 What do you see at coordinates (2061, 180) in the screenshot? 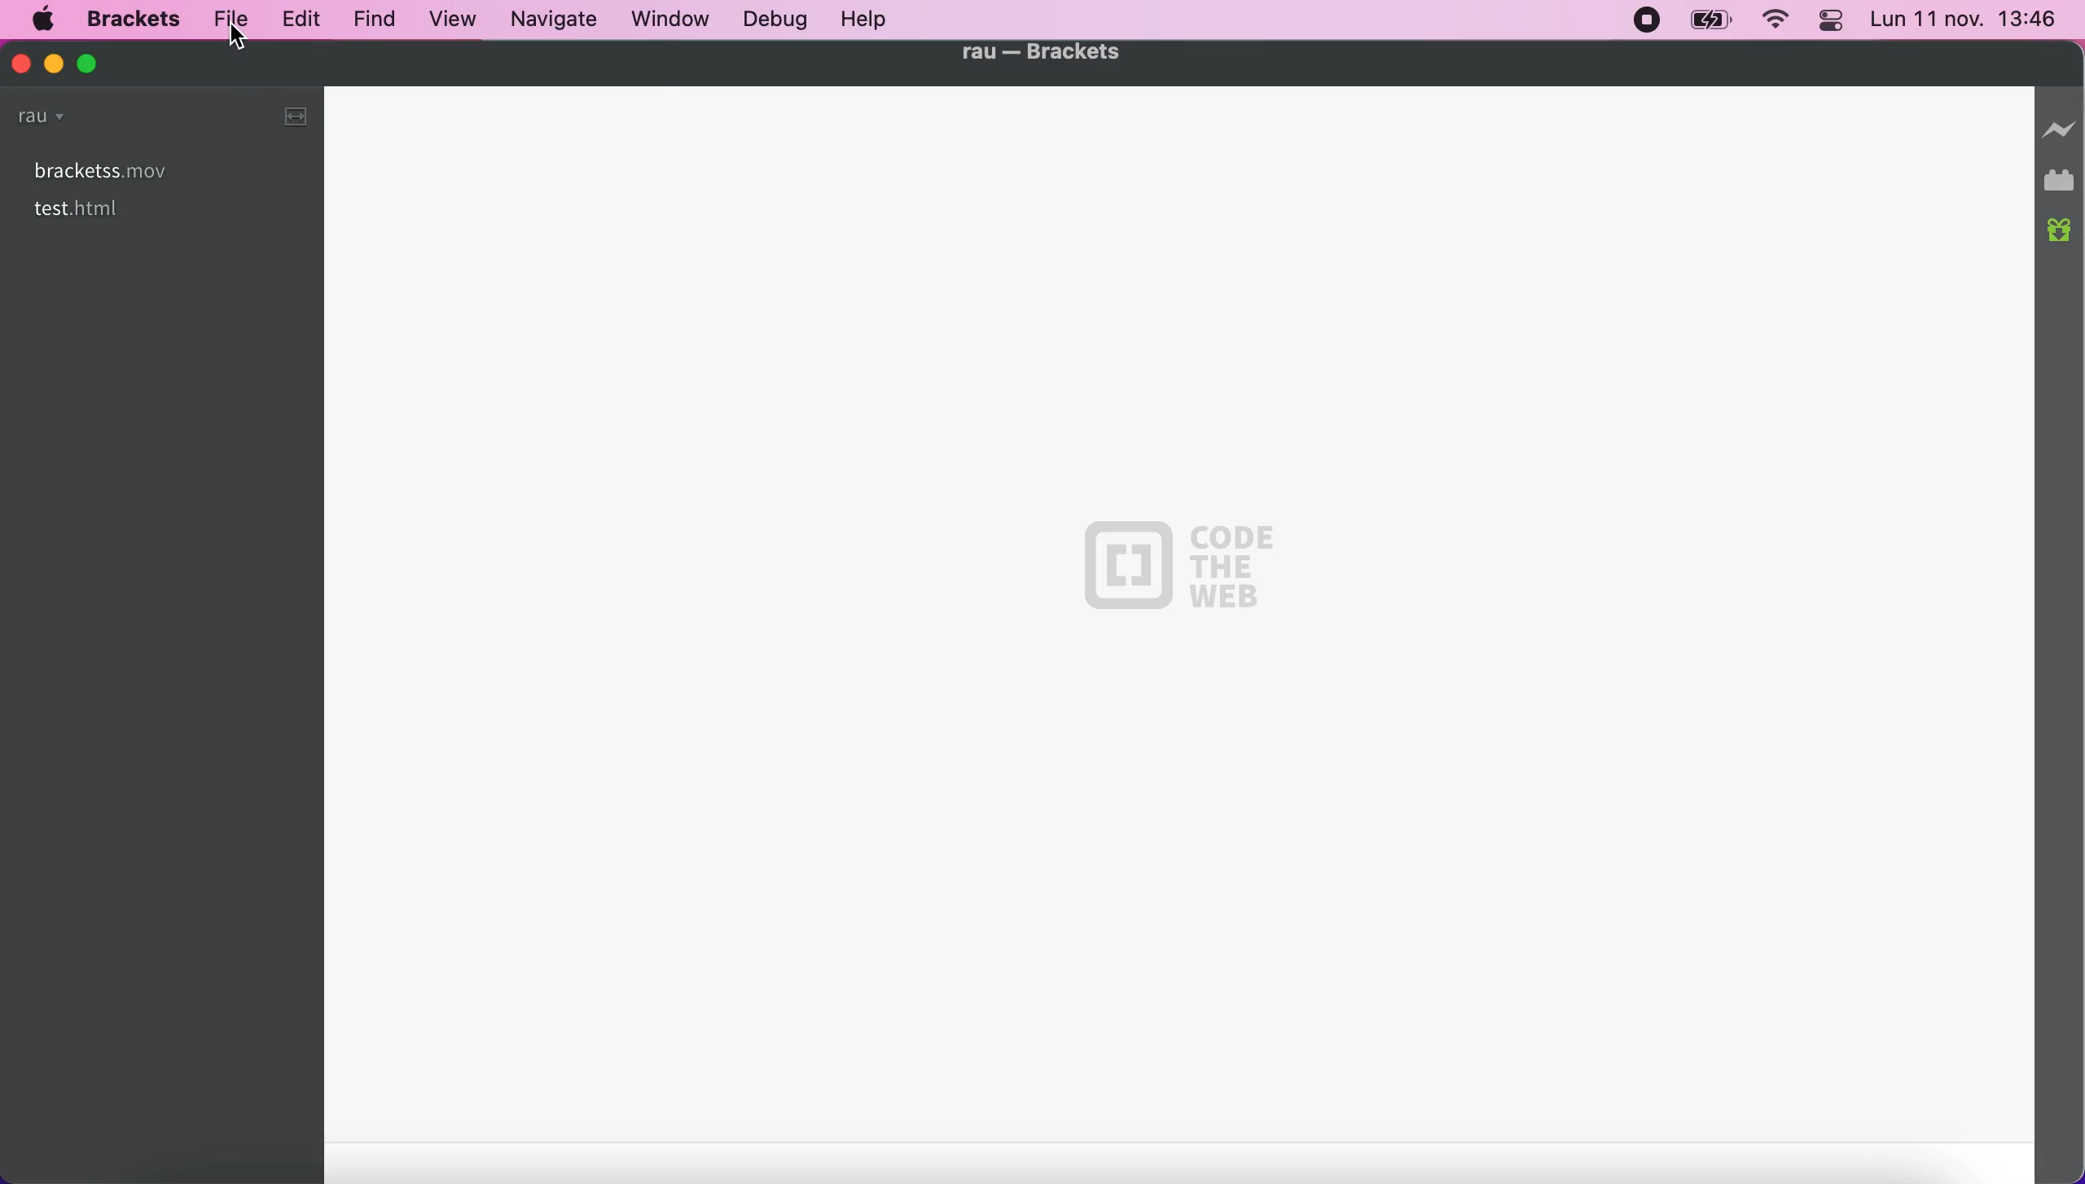
I see `extension manager` at bounding box center [2061, 180].